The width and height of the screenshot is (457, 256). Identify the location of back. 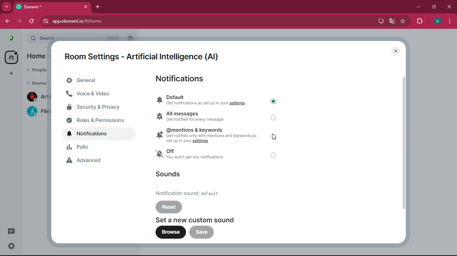
(8, 22).